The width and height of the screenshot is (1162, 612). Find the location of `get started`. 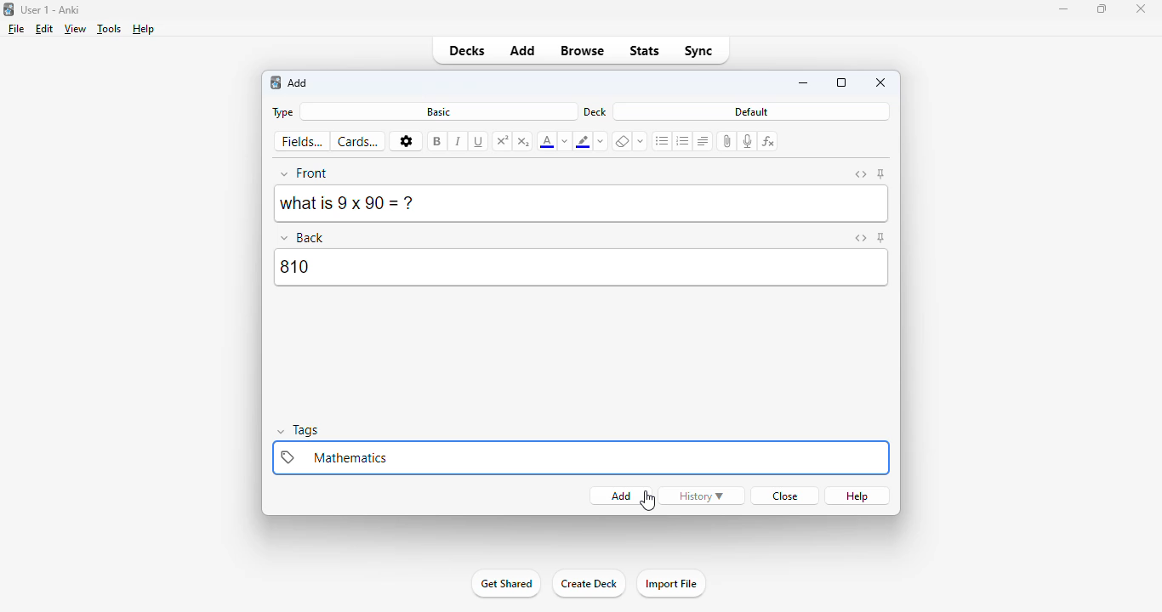

get started is located at coordinates (506, 583).